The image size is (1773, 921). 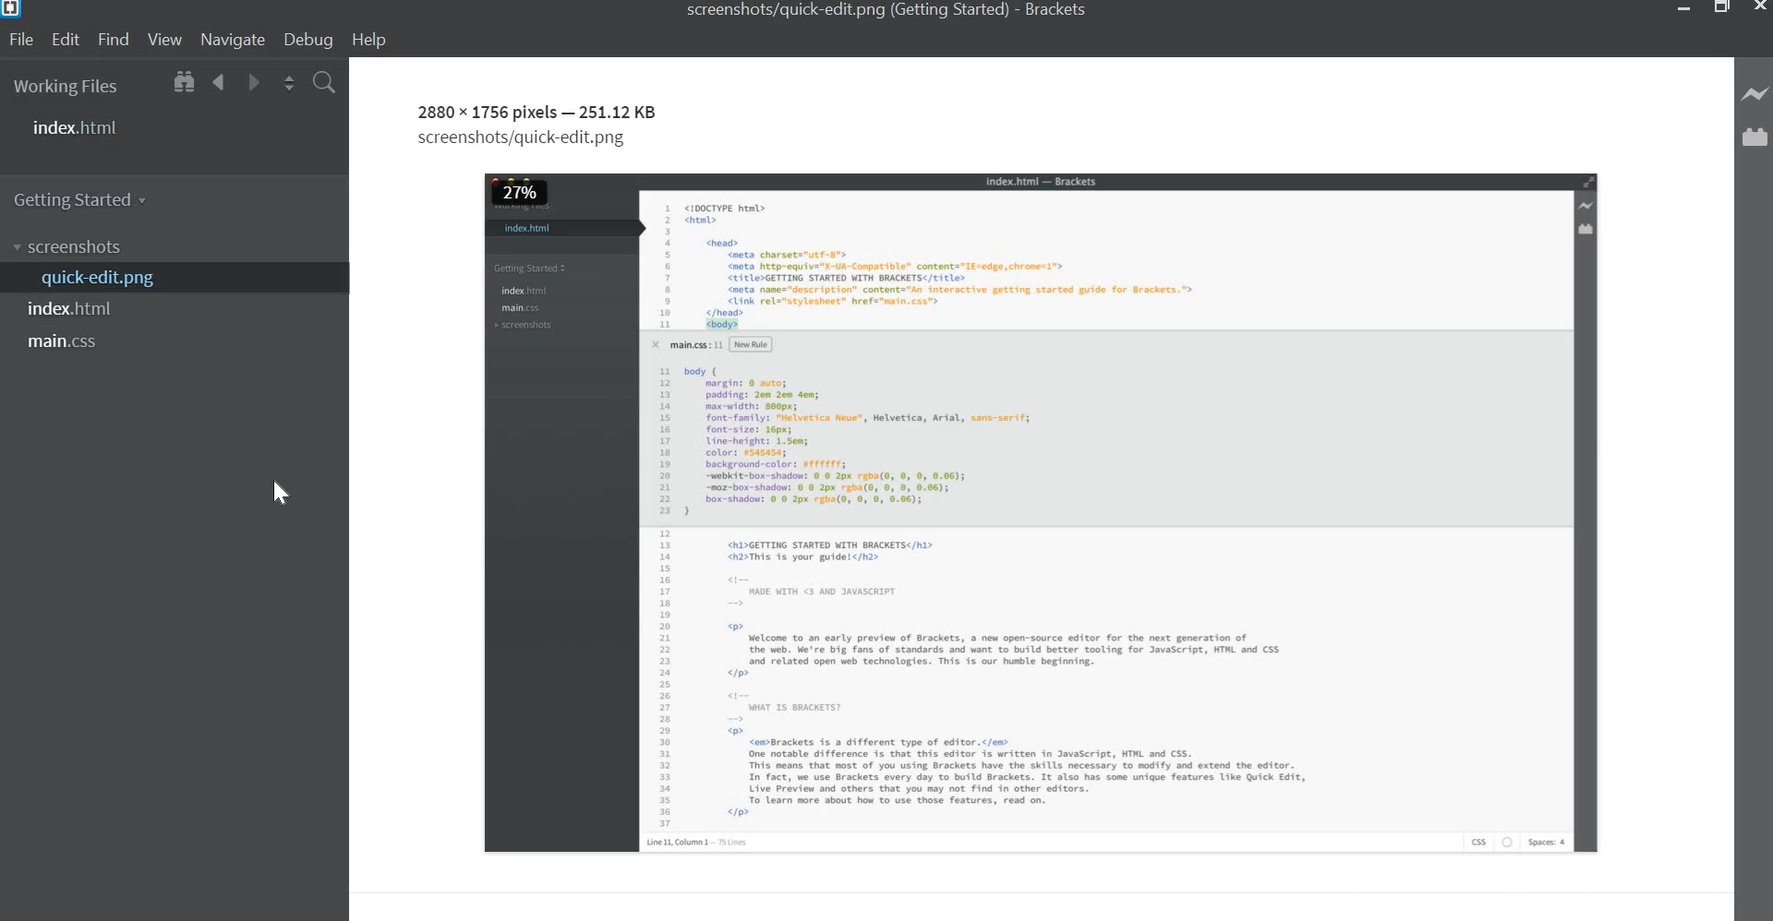 What do you see at coordinates (87, 197) in the screenshot?
I see `Getting Started` at bounding box center [87, 197].